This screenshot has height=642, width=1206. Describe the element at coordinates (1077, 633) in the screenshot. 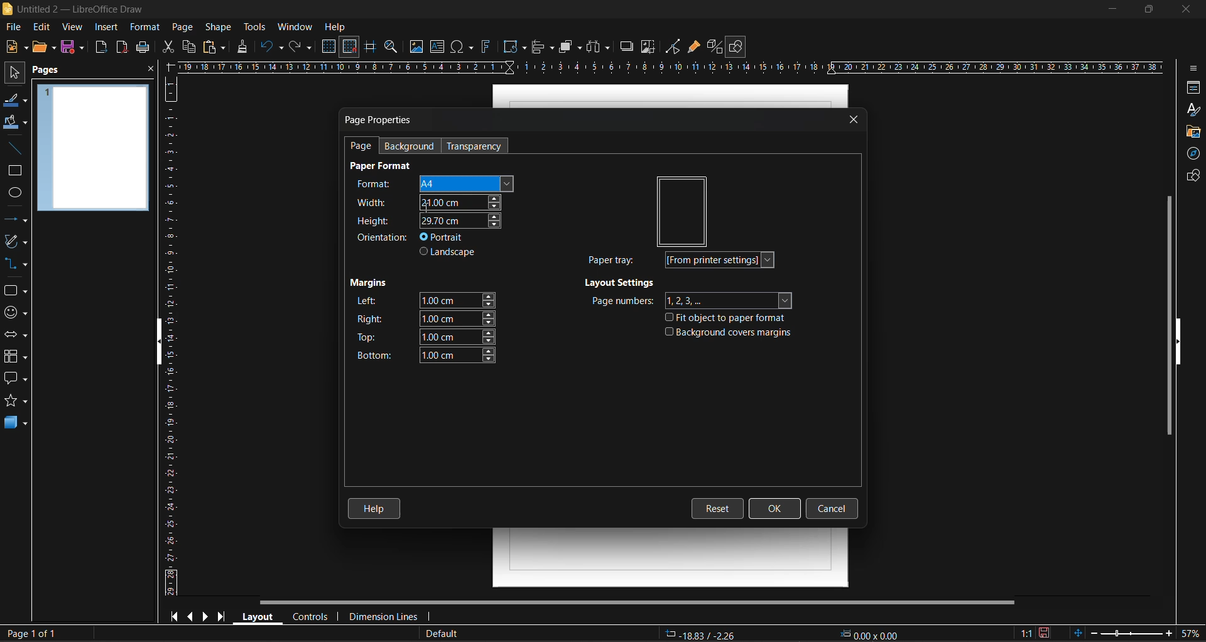

I see `fit page to current window` at that location.